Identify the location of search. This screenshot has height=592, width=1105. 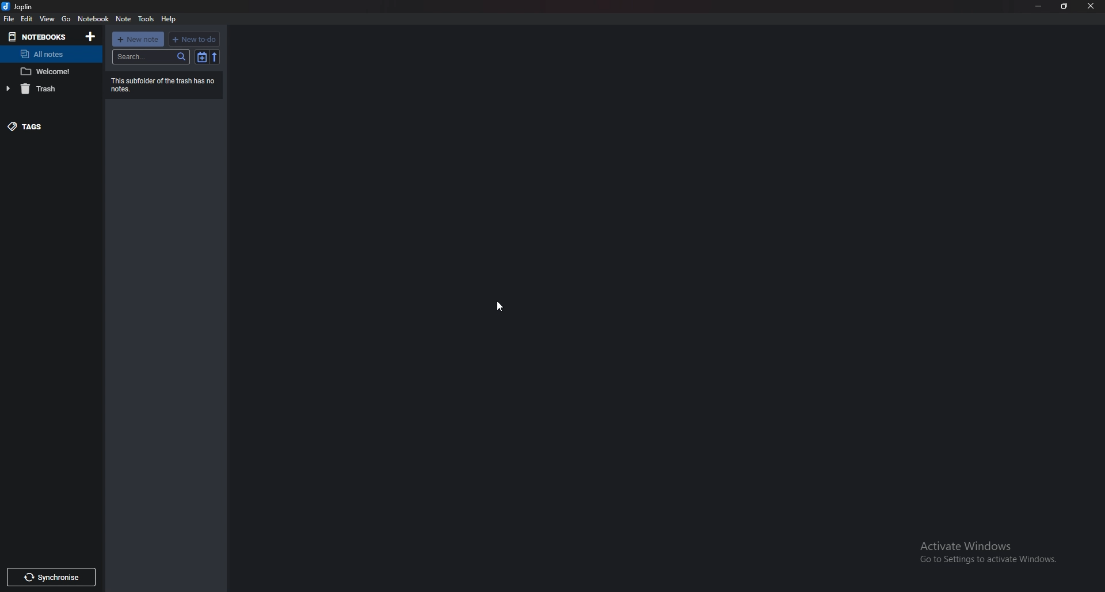
(151, 57).